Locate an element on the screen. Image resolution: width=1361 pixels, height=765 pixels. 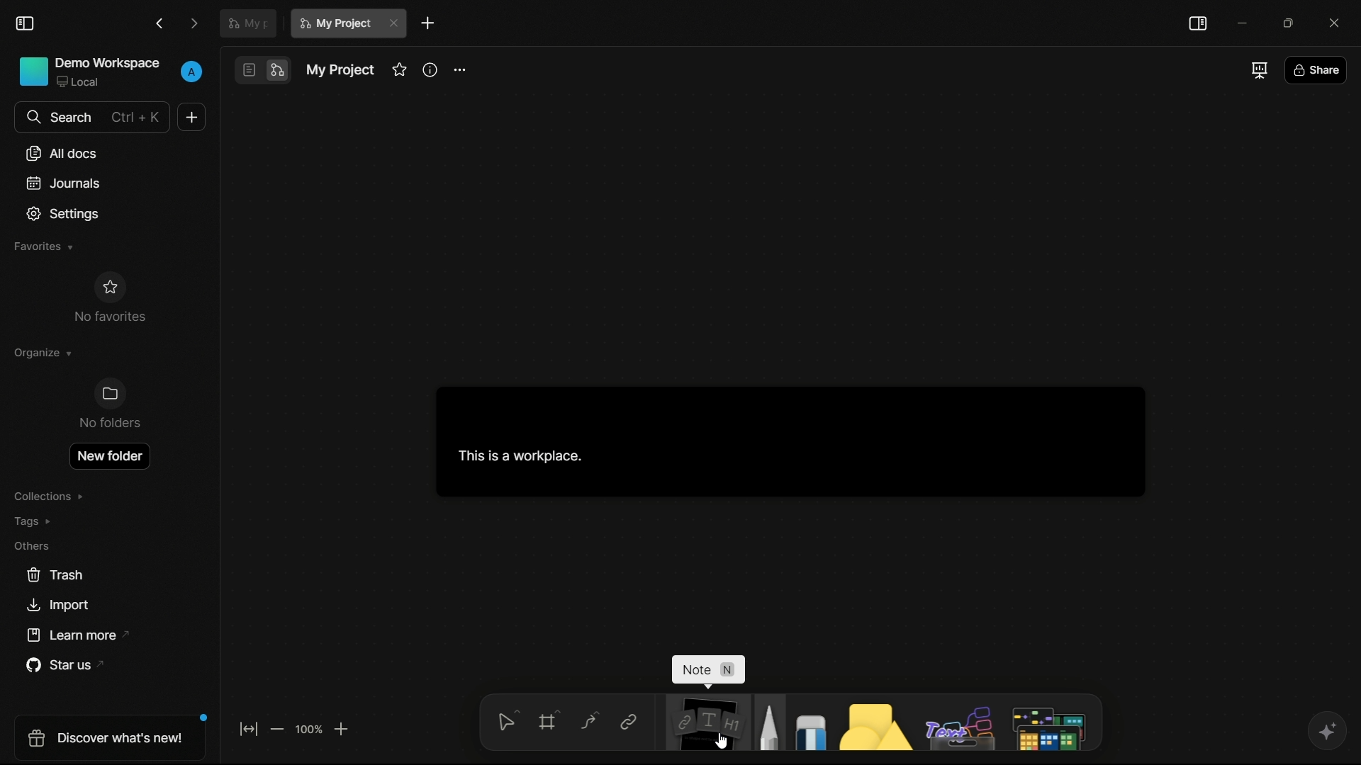
select is located at coordinates (504, 725).